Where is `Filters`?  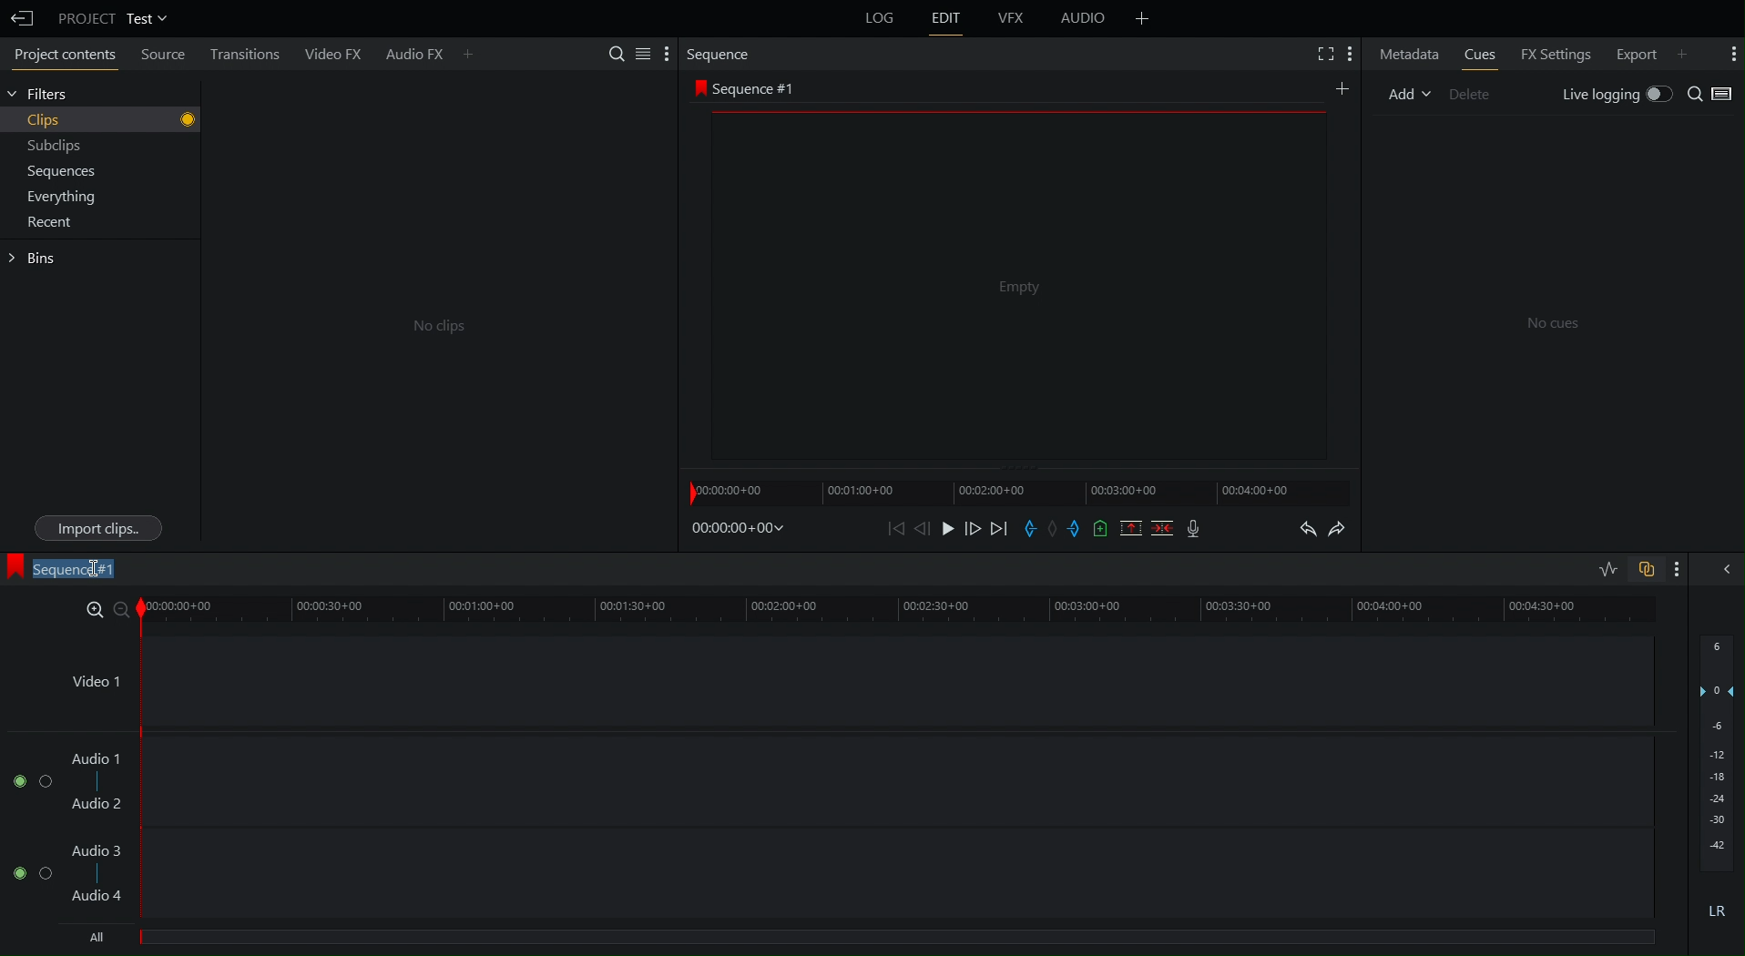
Filters is located at coordinates (45, 96).